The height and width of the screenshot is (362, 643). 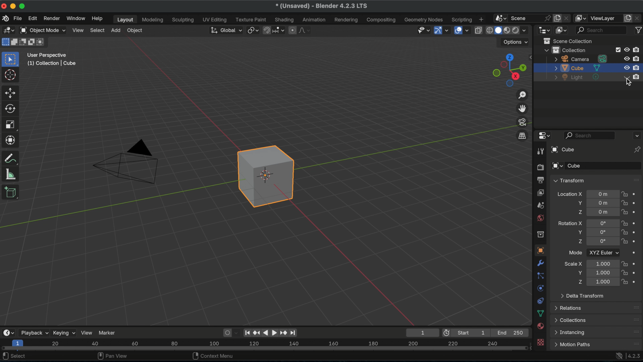 I want to click on select box, so click(x=9, y=58).